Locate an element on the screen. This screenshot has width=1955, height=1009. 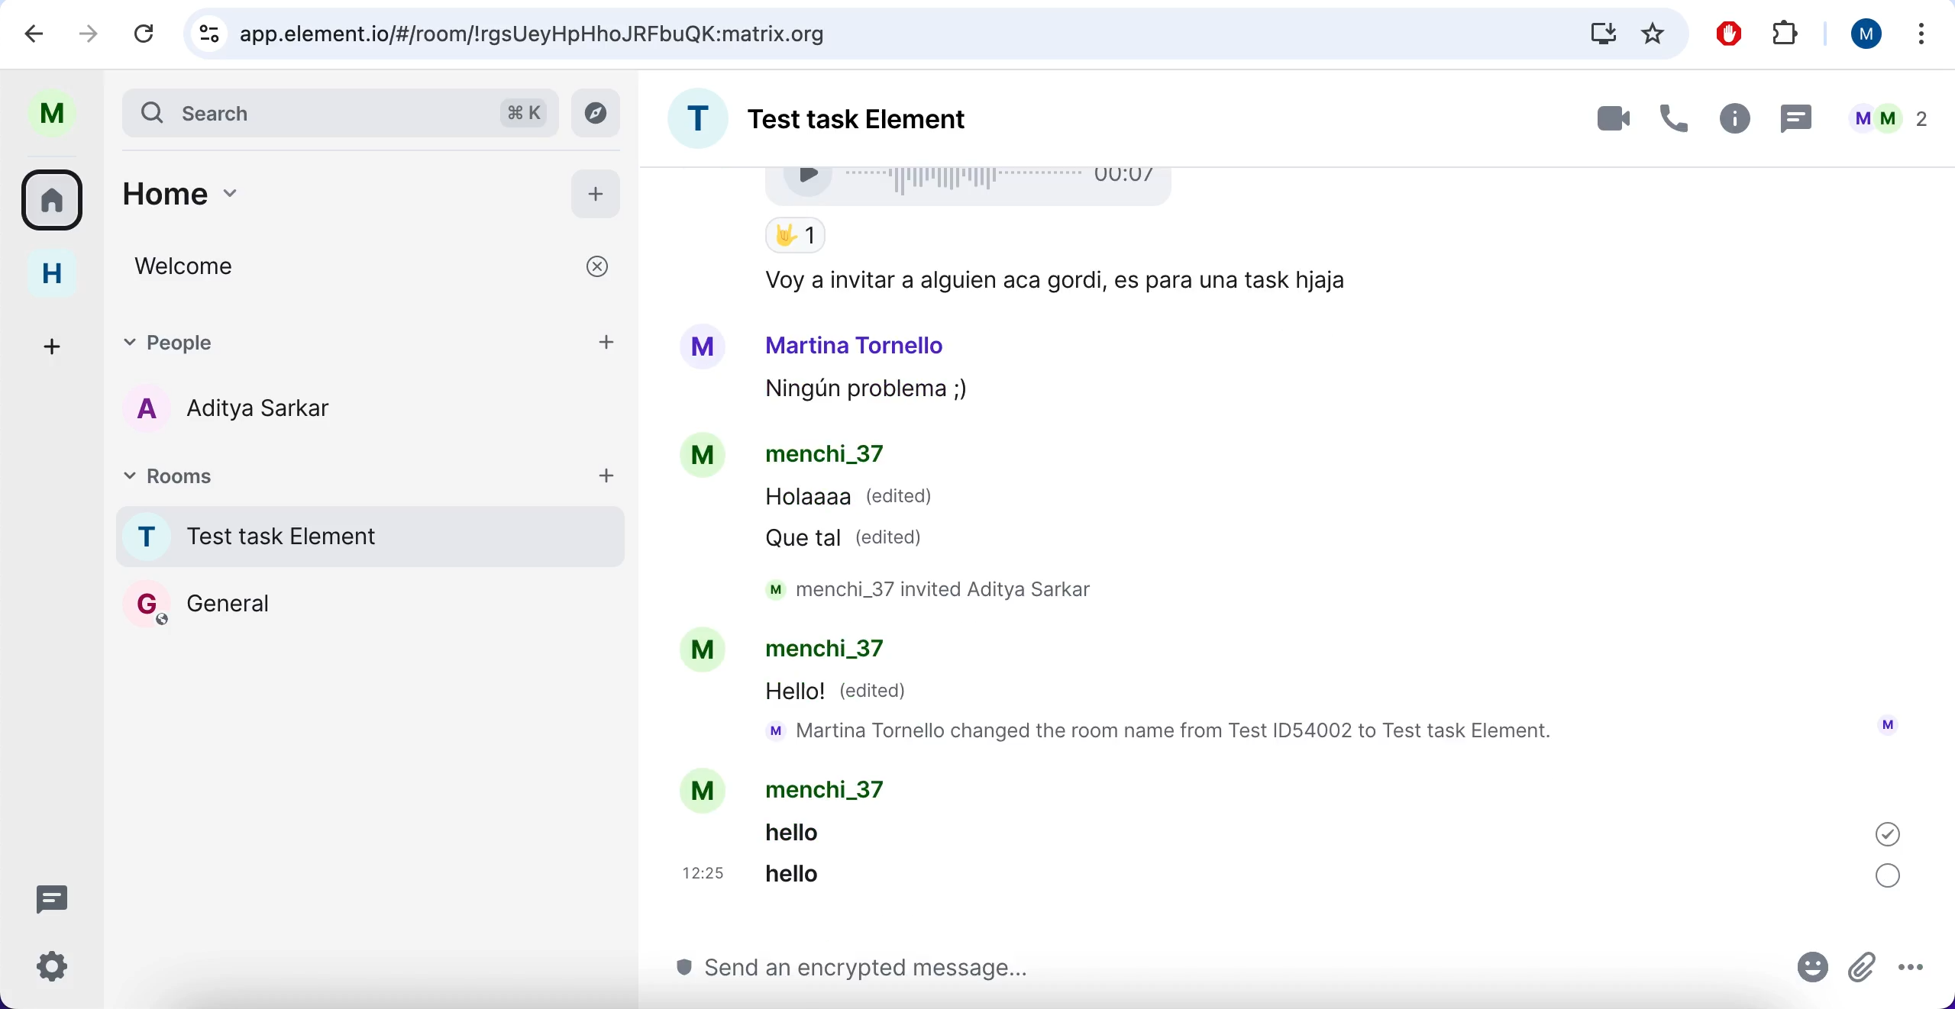
helio is located at coordinates (809, 829).